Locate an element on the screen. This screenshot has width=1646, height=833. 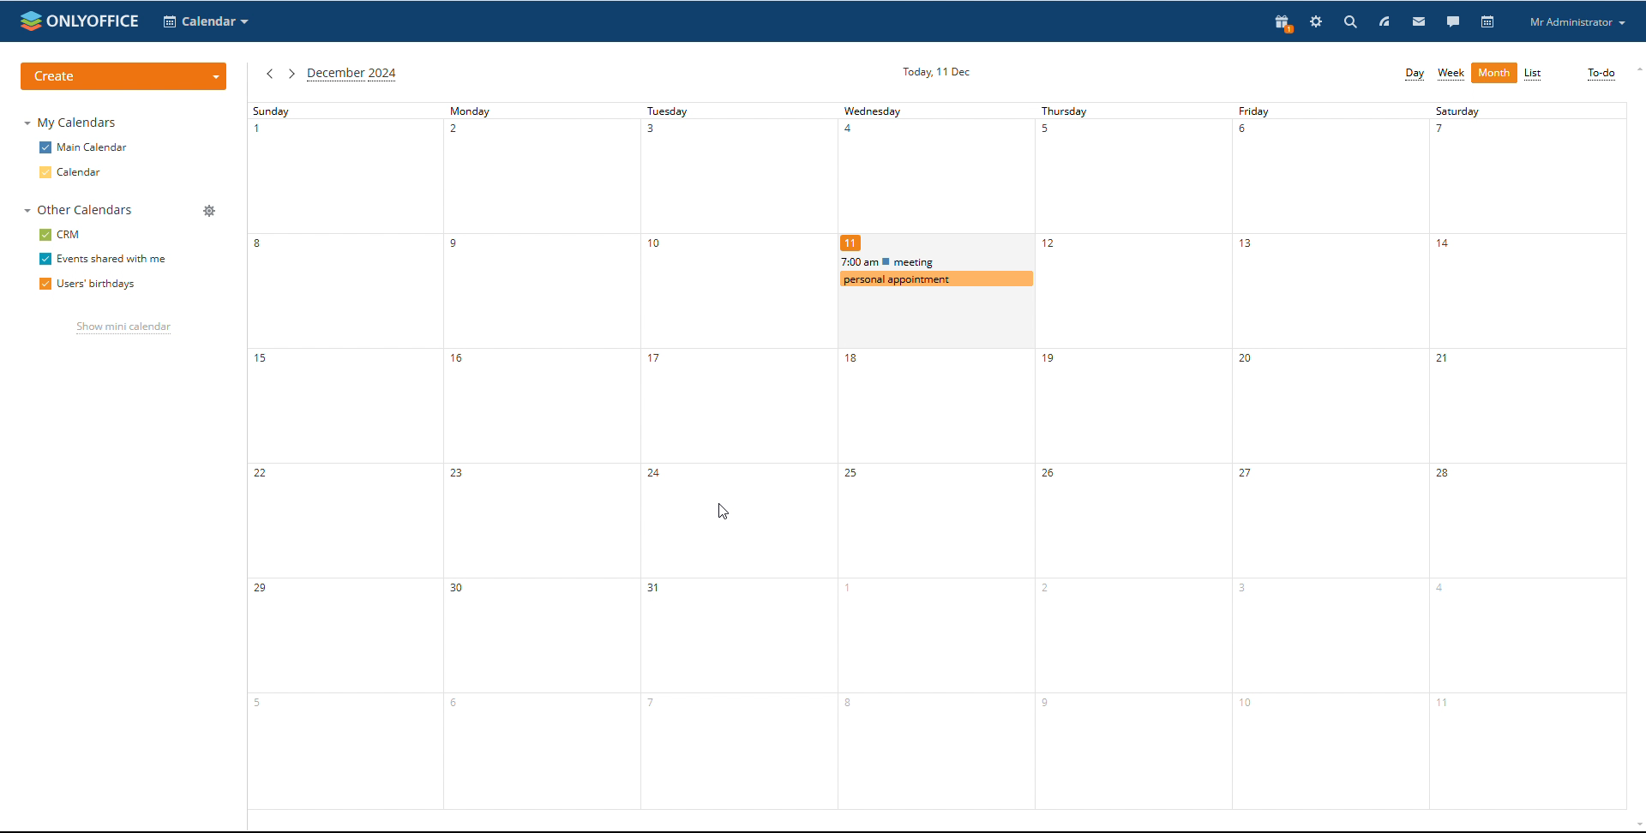
list view is located at coordinates (1533, 74).